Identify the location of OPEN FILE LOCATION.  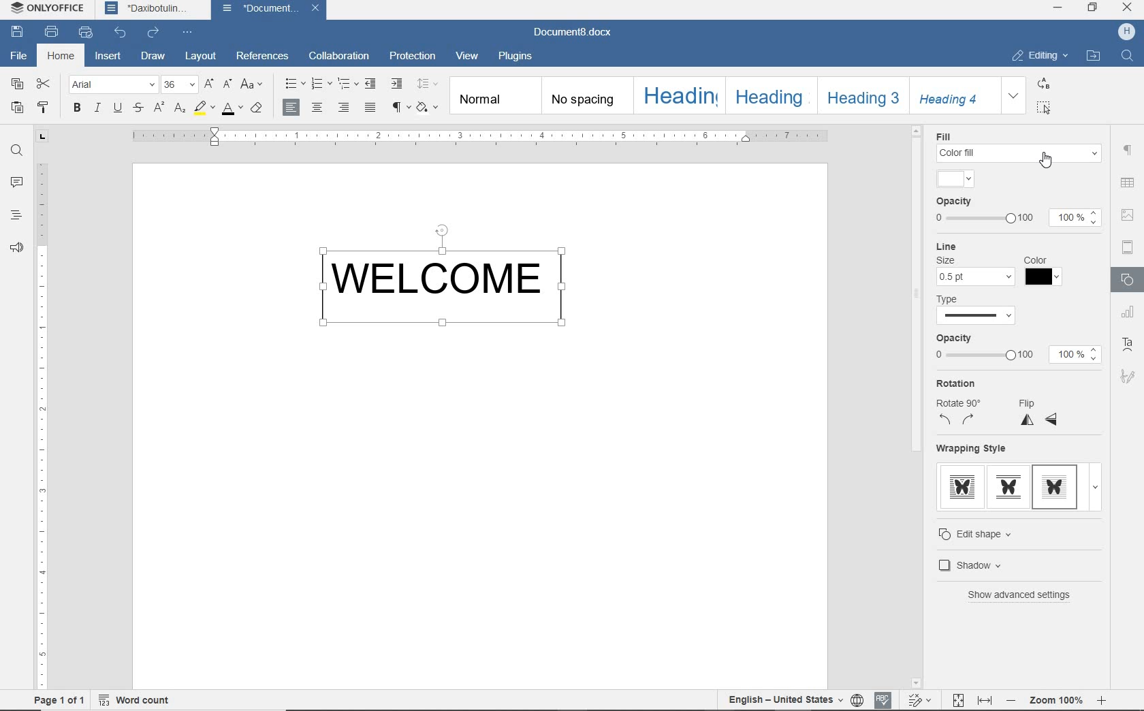
(1093, 57).